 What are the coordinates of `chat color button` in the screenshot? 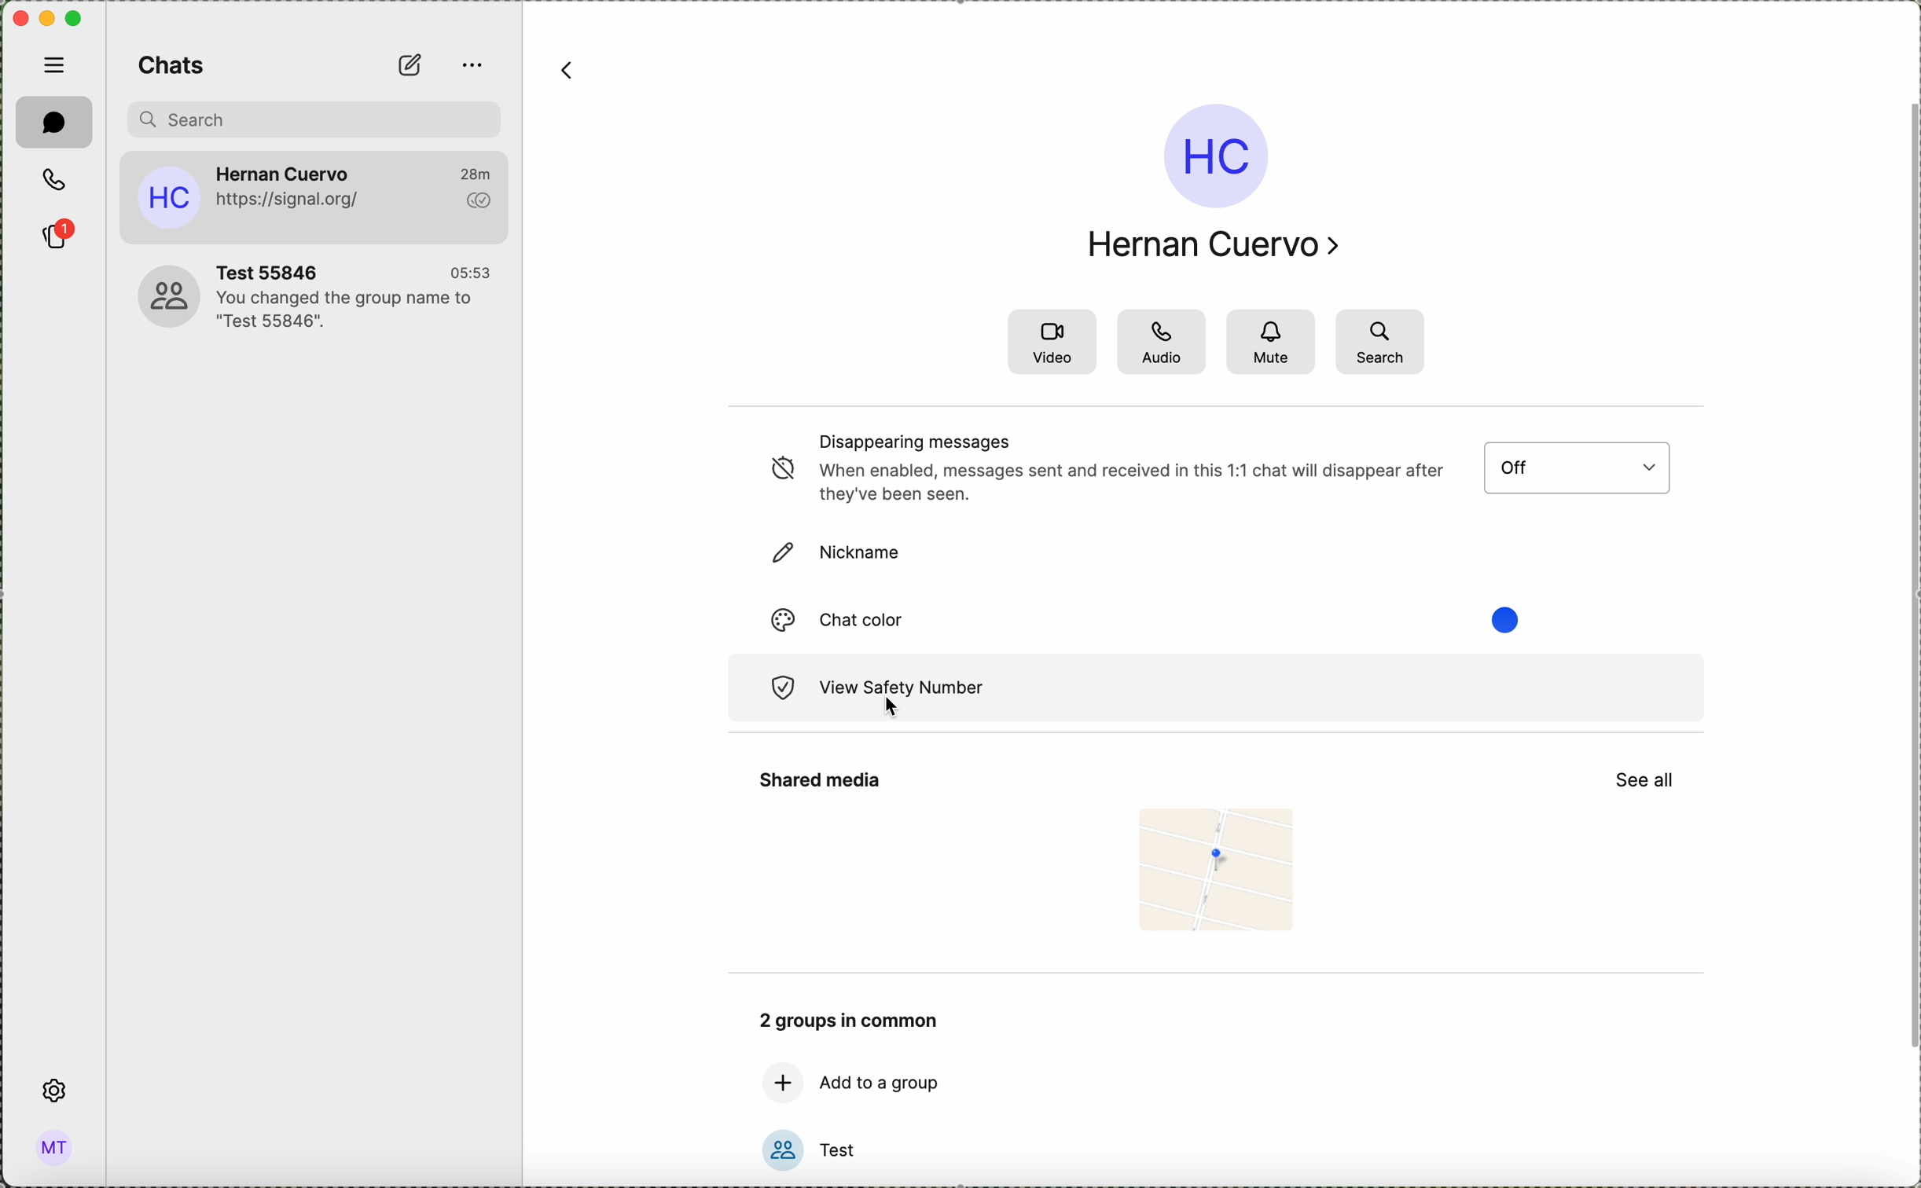 It's located at (880, 618).